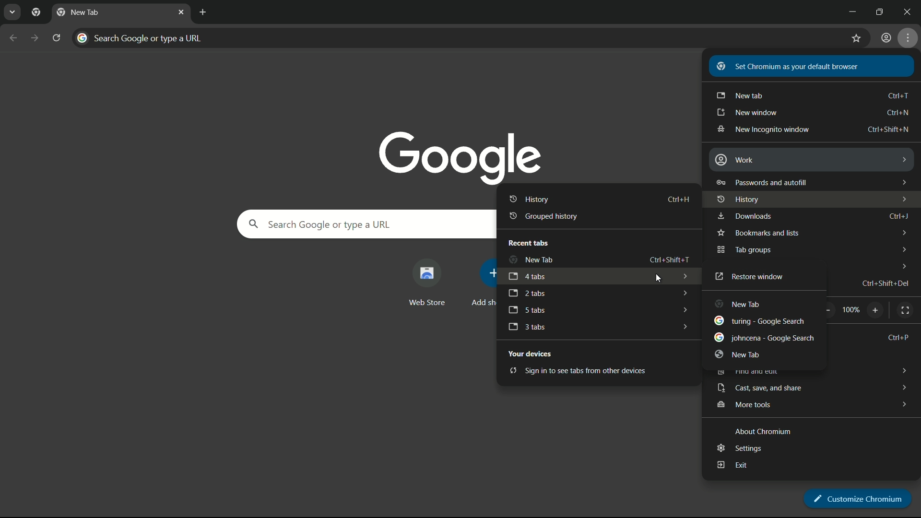 The height and width of the screenshot is (518, 921). I want to click on dropdown arrows, so click(903, 265).